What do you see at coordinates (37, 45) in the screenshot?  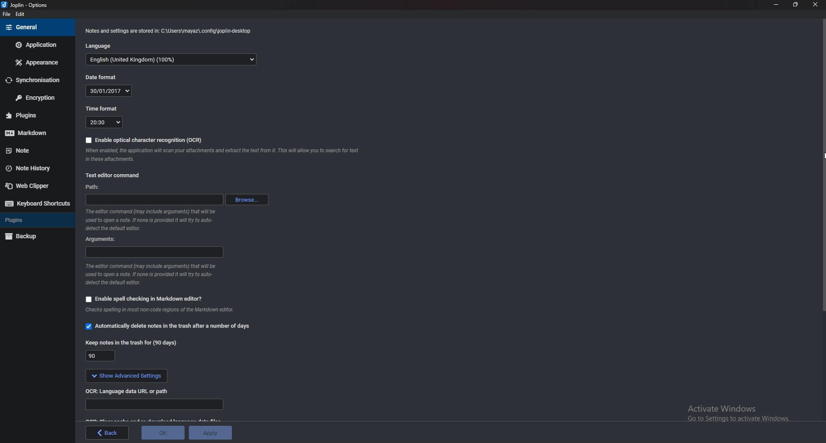 I see `Application` at bounding box center [37, 45].